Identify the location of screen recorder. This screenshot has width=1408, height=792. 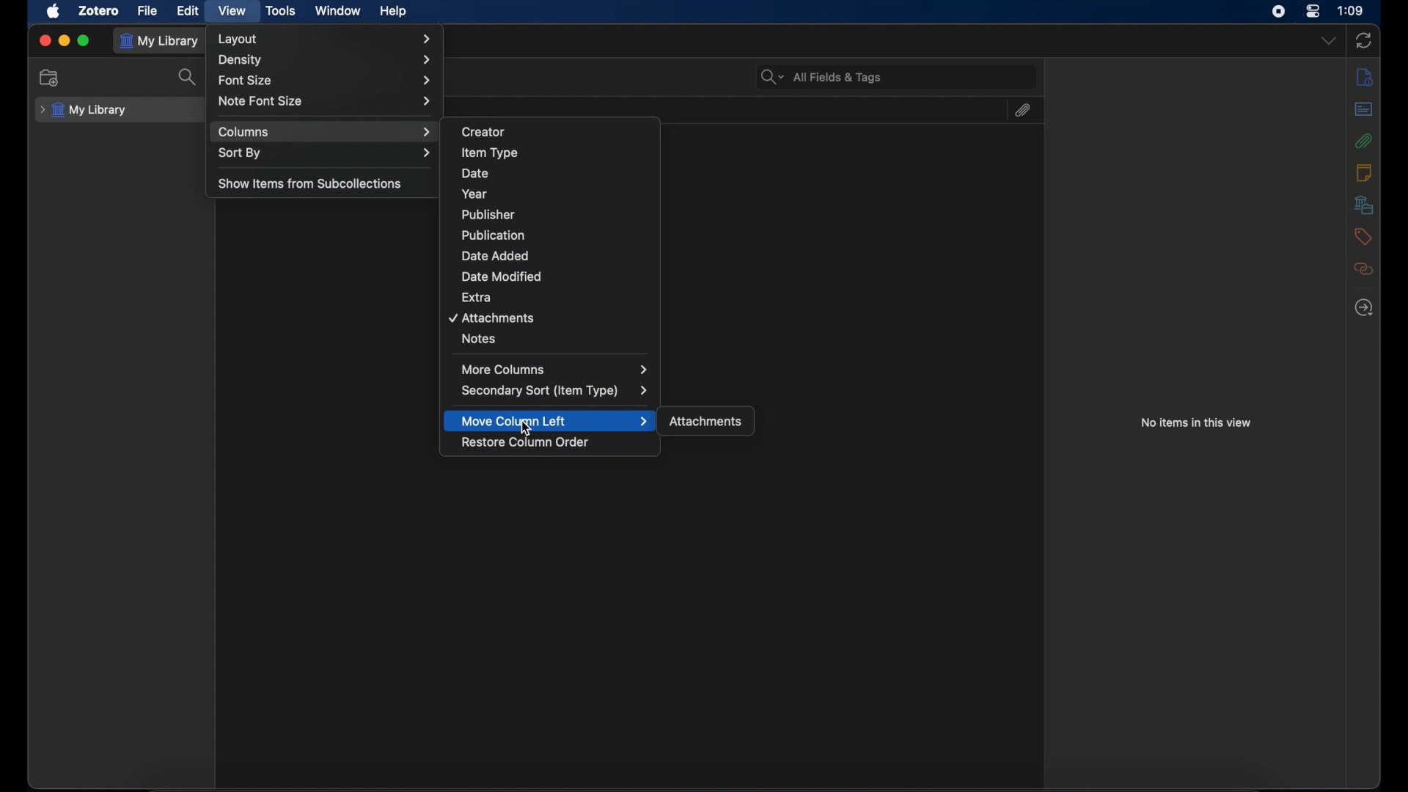
(1280, 12).